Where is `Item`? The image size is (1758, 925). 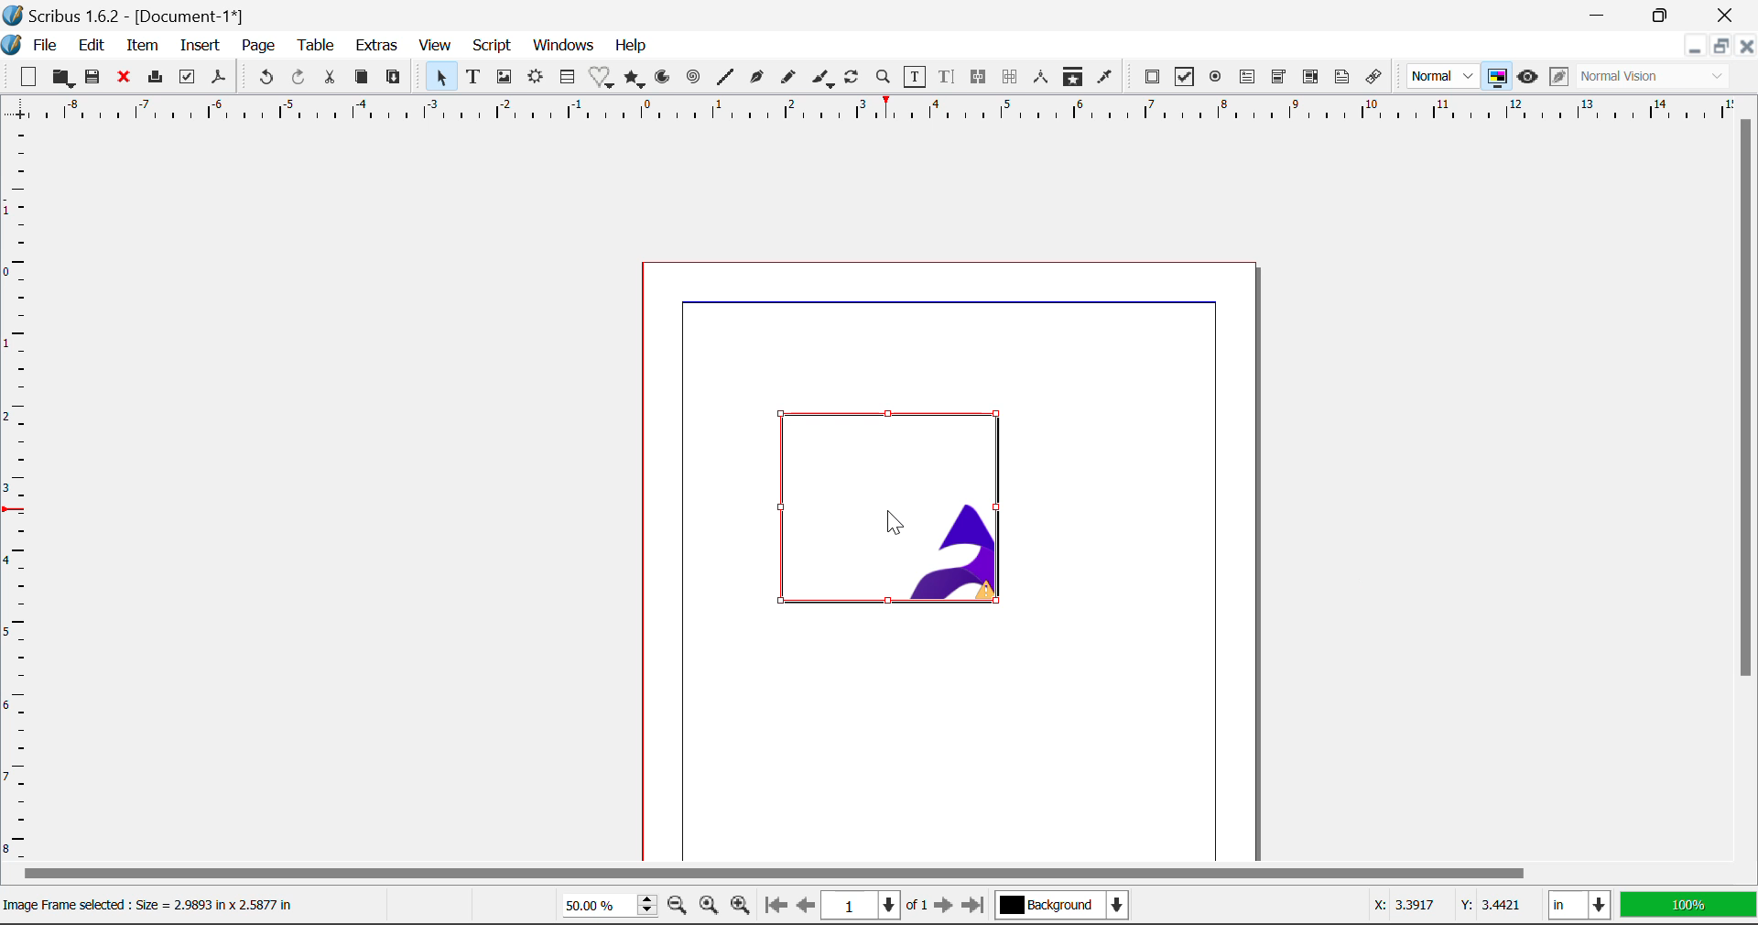
Item is located at coordinates (142, 46).